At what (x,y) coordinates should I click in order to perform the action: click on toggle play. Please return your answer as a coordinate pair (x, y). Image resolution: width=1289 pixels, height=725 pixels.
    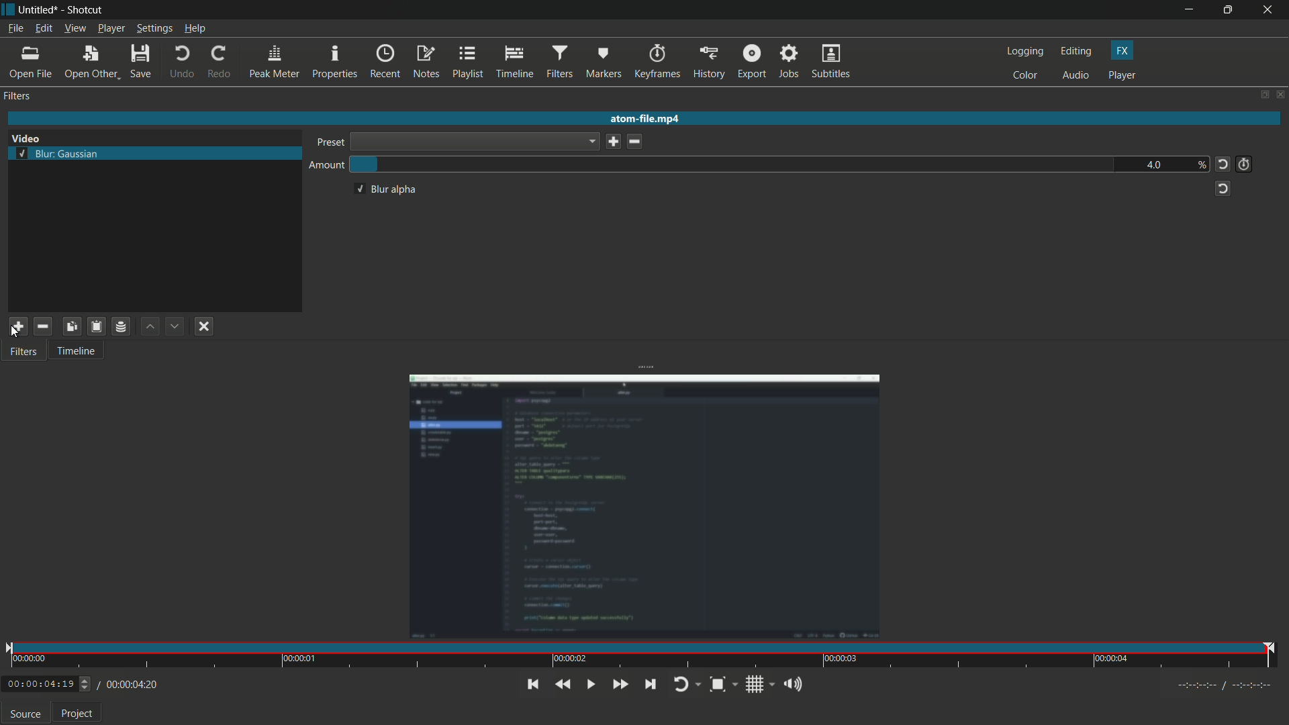
    Looking at the image, I should click on (589, 684).